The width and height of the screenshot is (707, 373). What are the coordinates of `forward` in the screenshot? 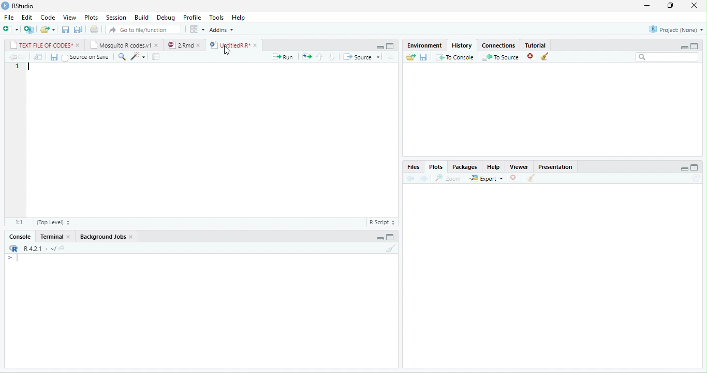 It's located at (23, 57).